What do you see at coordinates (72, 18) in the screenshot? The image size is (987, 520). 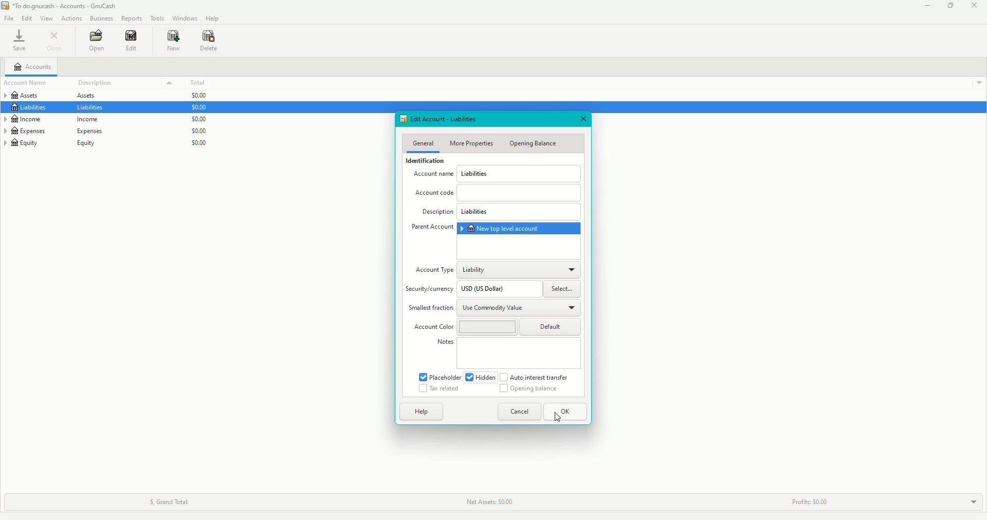 I see `Actions` at bounding box center [72, 18].